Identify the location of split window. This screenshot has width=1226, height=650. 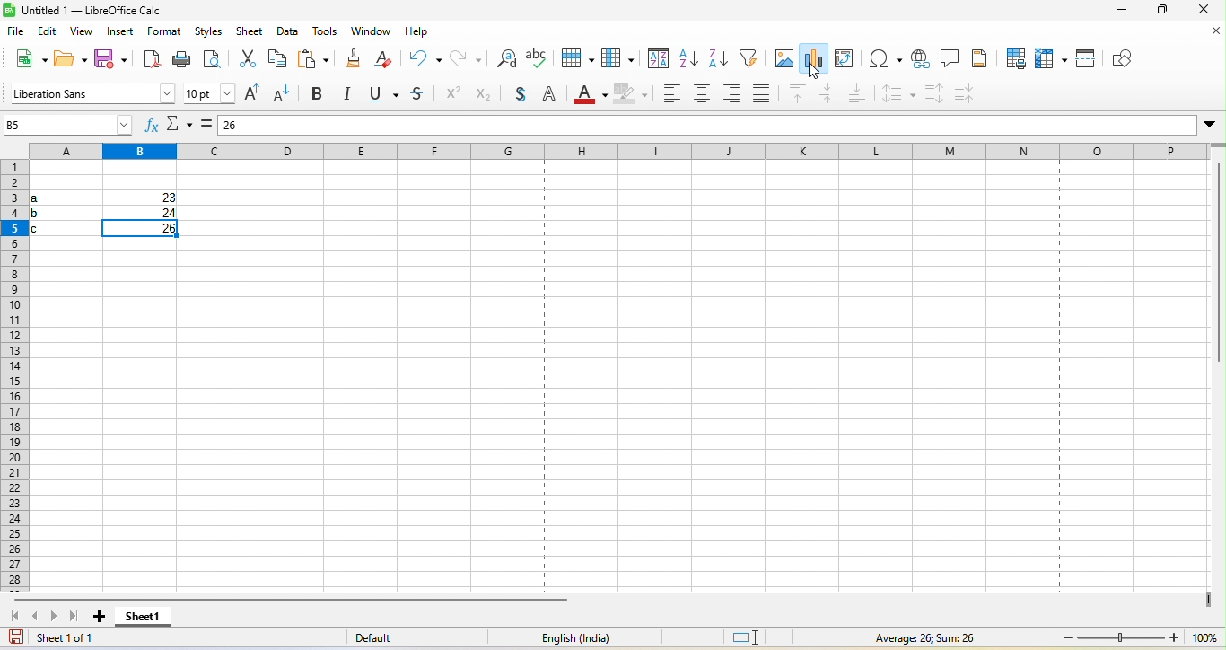
(1087, 58).